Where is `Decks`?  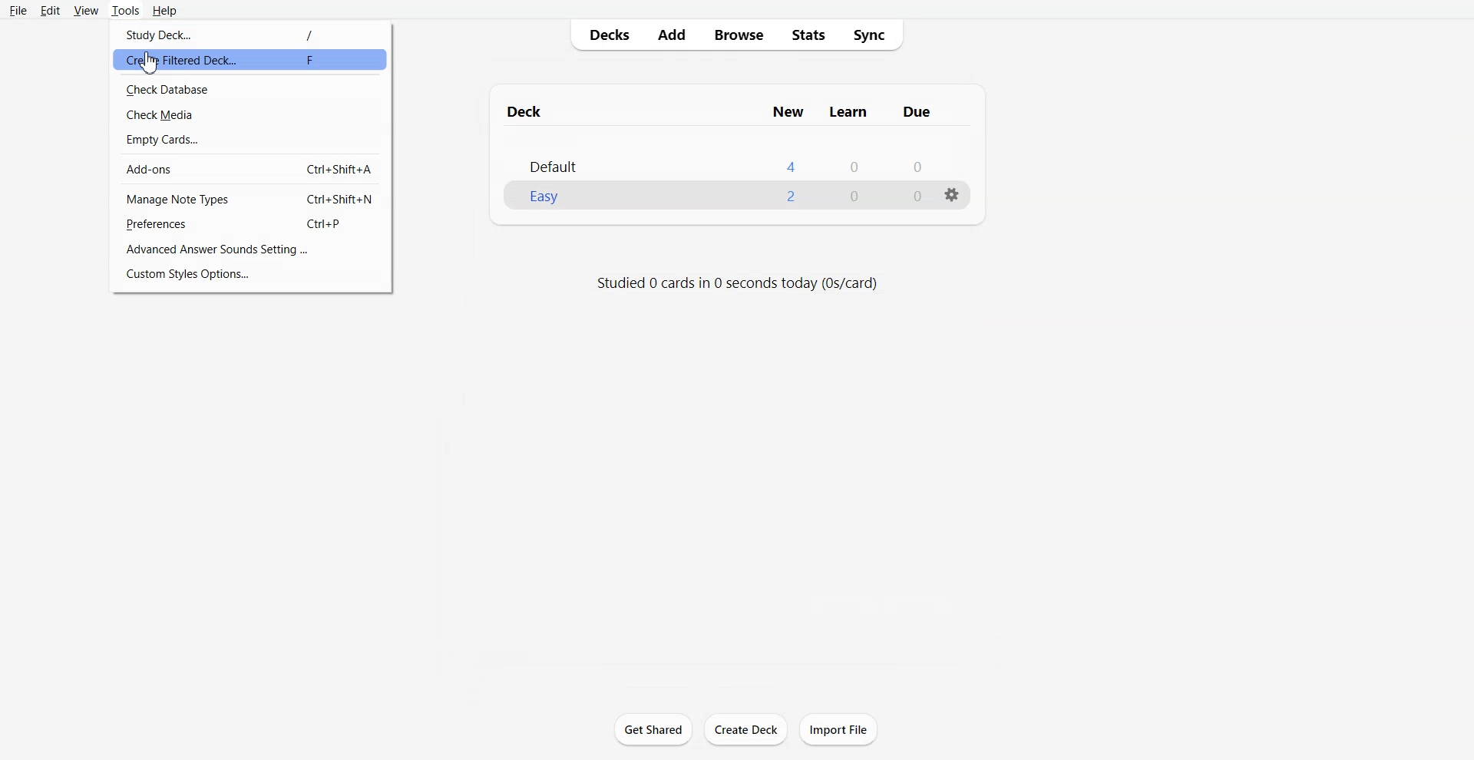
Decks is located at coordinates (604, 35).